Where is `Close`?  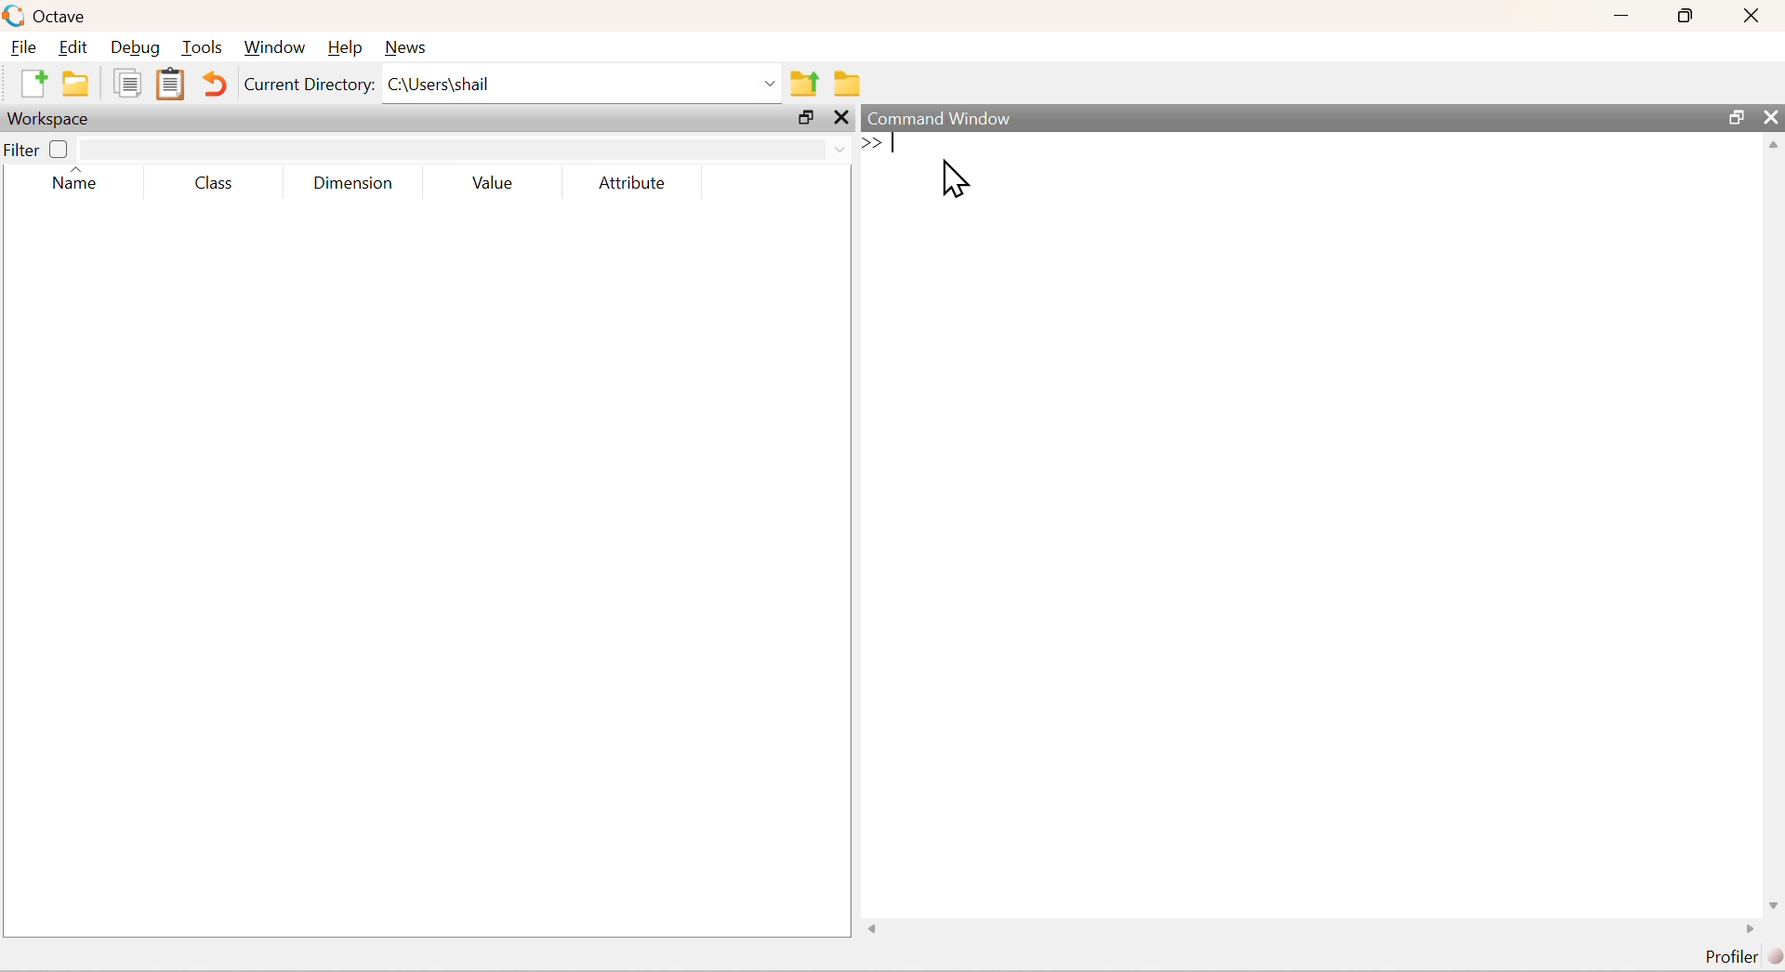
Close is located at coordinates (1772, 118).